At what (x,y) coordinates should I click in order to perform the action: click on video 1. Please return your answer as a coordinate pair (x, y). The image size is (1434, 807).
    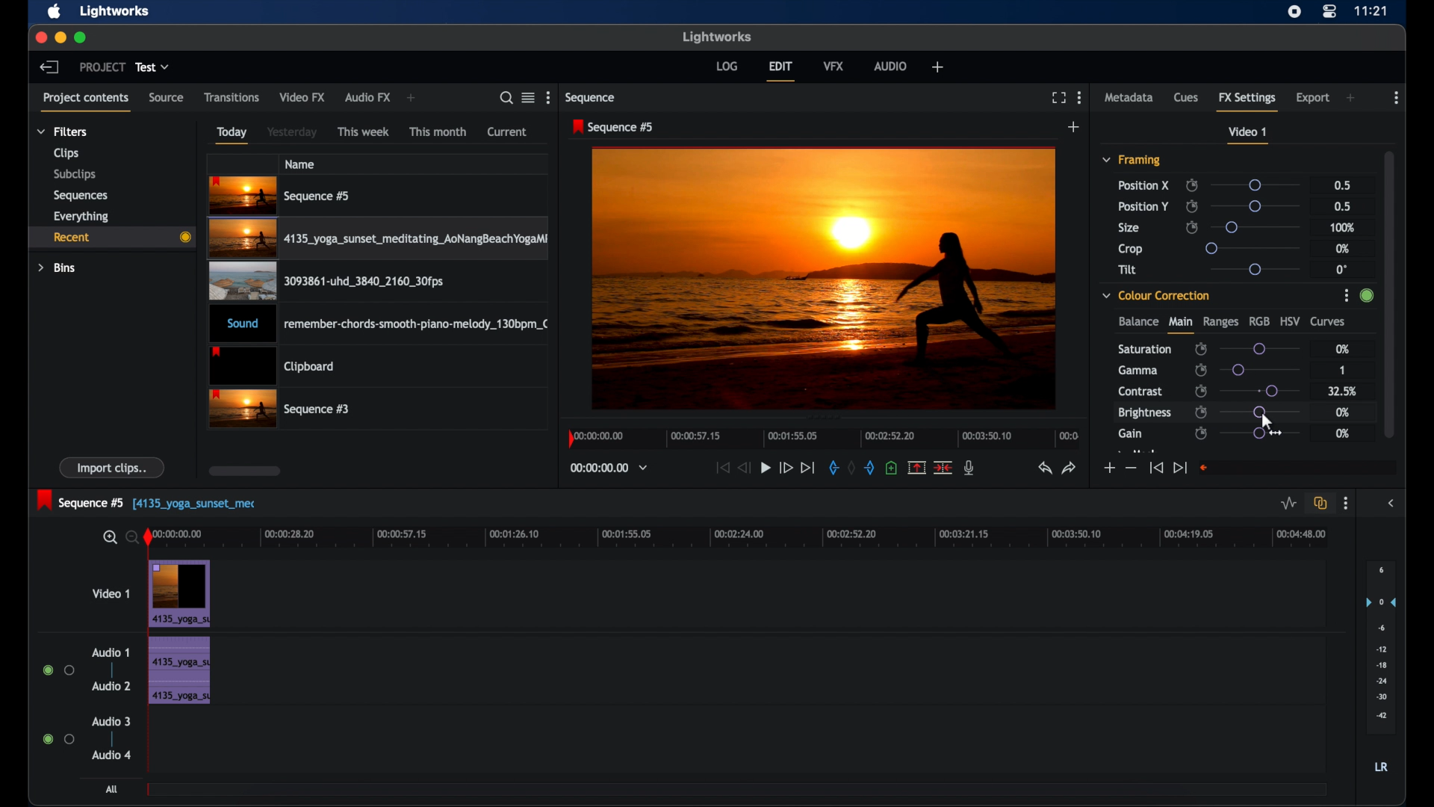
    Looking at the image, I should click on (1247, 135).